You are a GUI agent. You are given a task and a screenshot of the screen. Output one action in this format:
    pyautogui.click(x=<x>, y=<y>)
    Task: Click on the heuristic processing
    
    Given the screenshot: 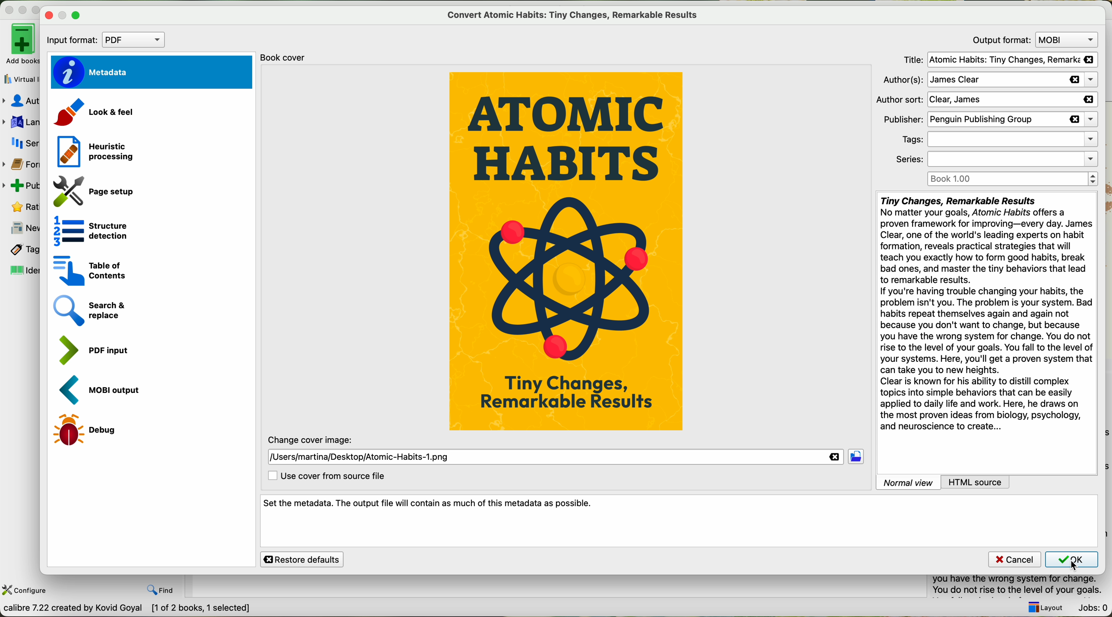 What is the action you would take?
    pyautogui.click(x=95, y=151)
    